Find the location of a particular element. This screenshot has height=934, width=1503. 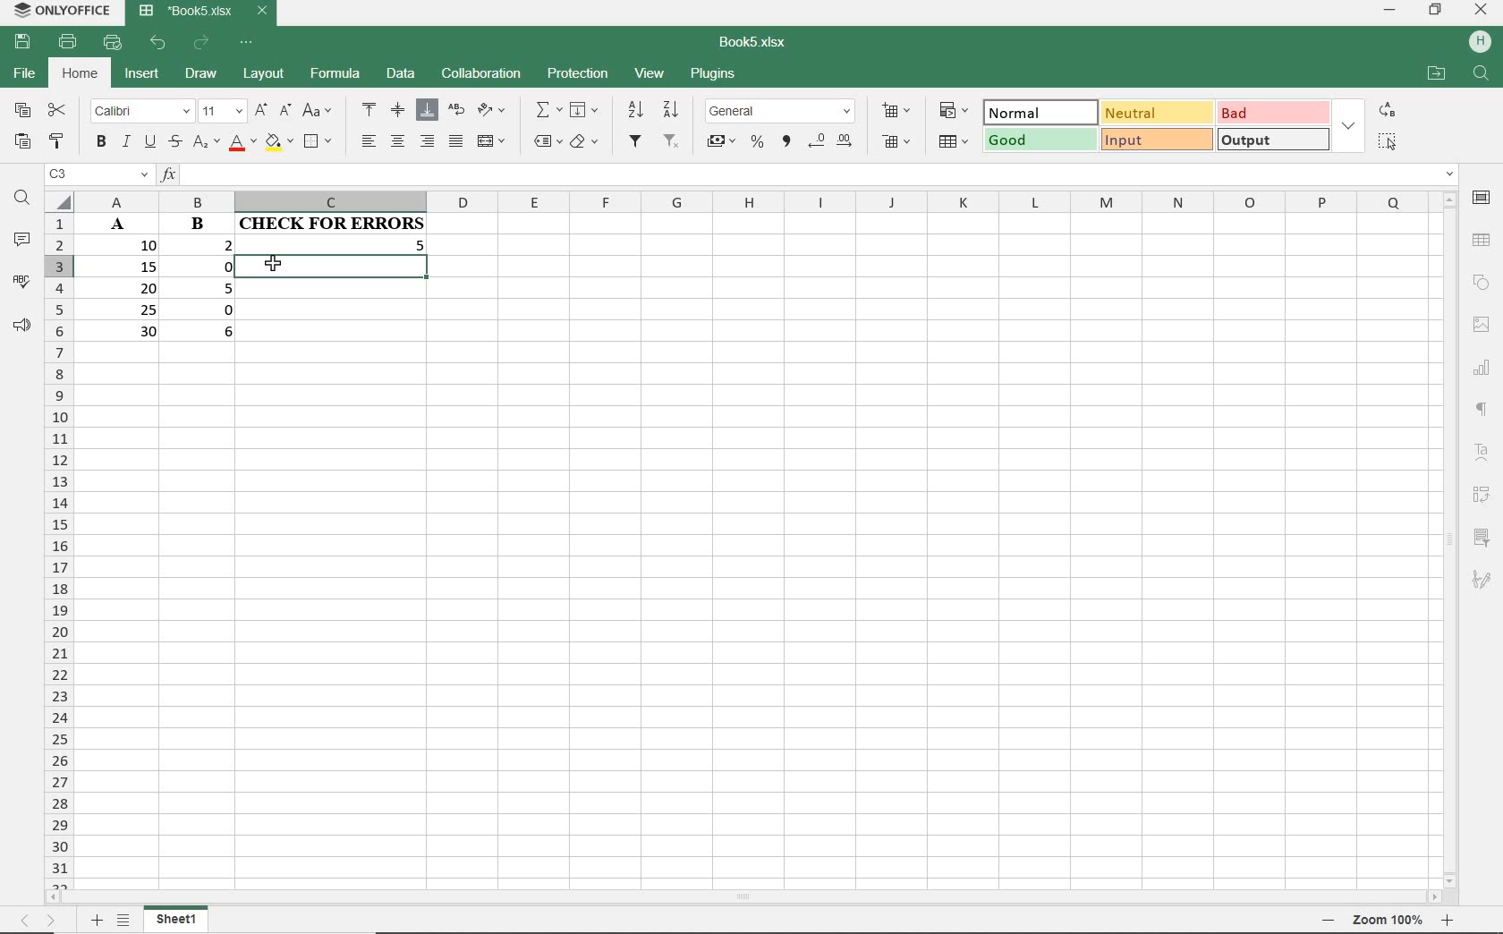

SHAPE is located at coordinates (1480, 281).